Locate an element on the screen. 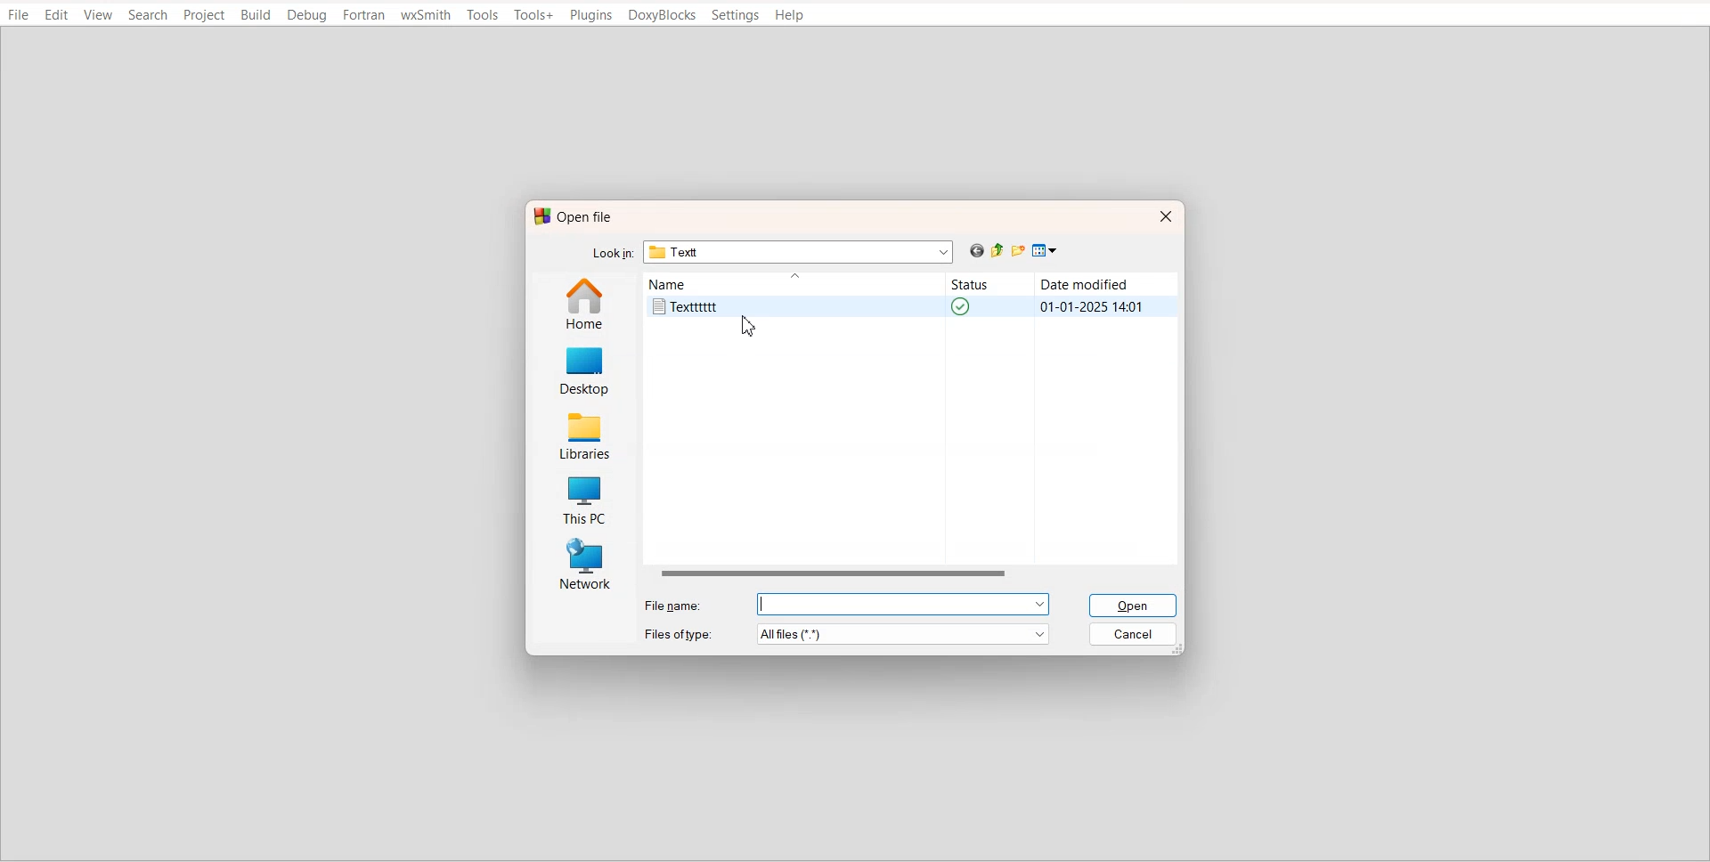 The image size is (1710, 862). View menu is located at coordinates (1047, 252).